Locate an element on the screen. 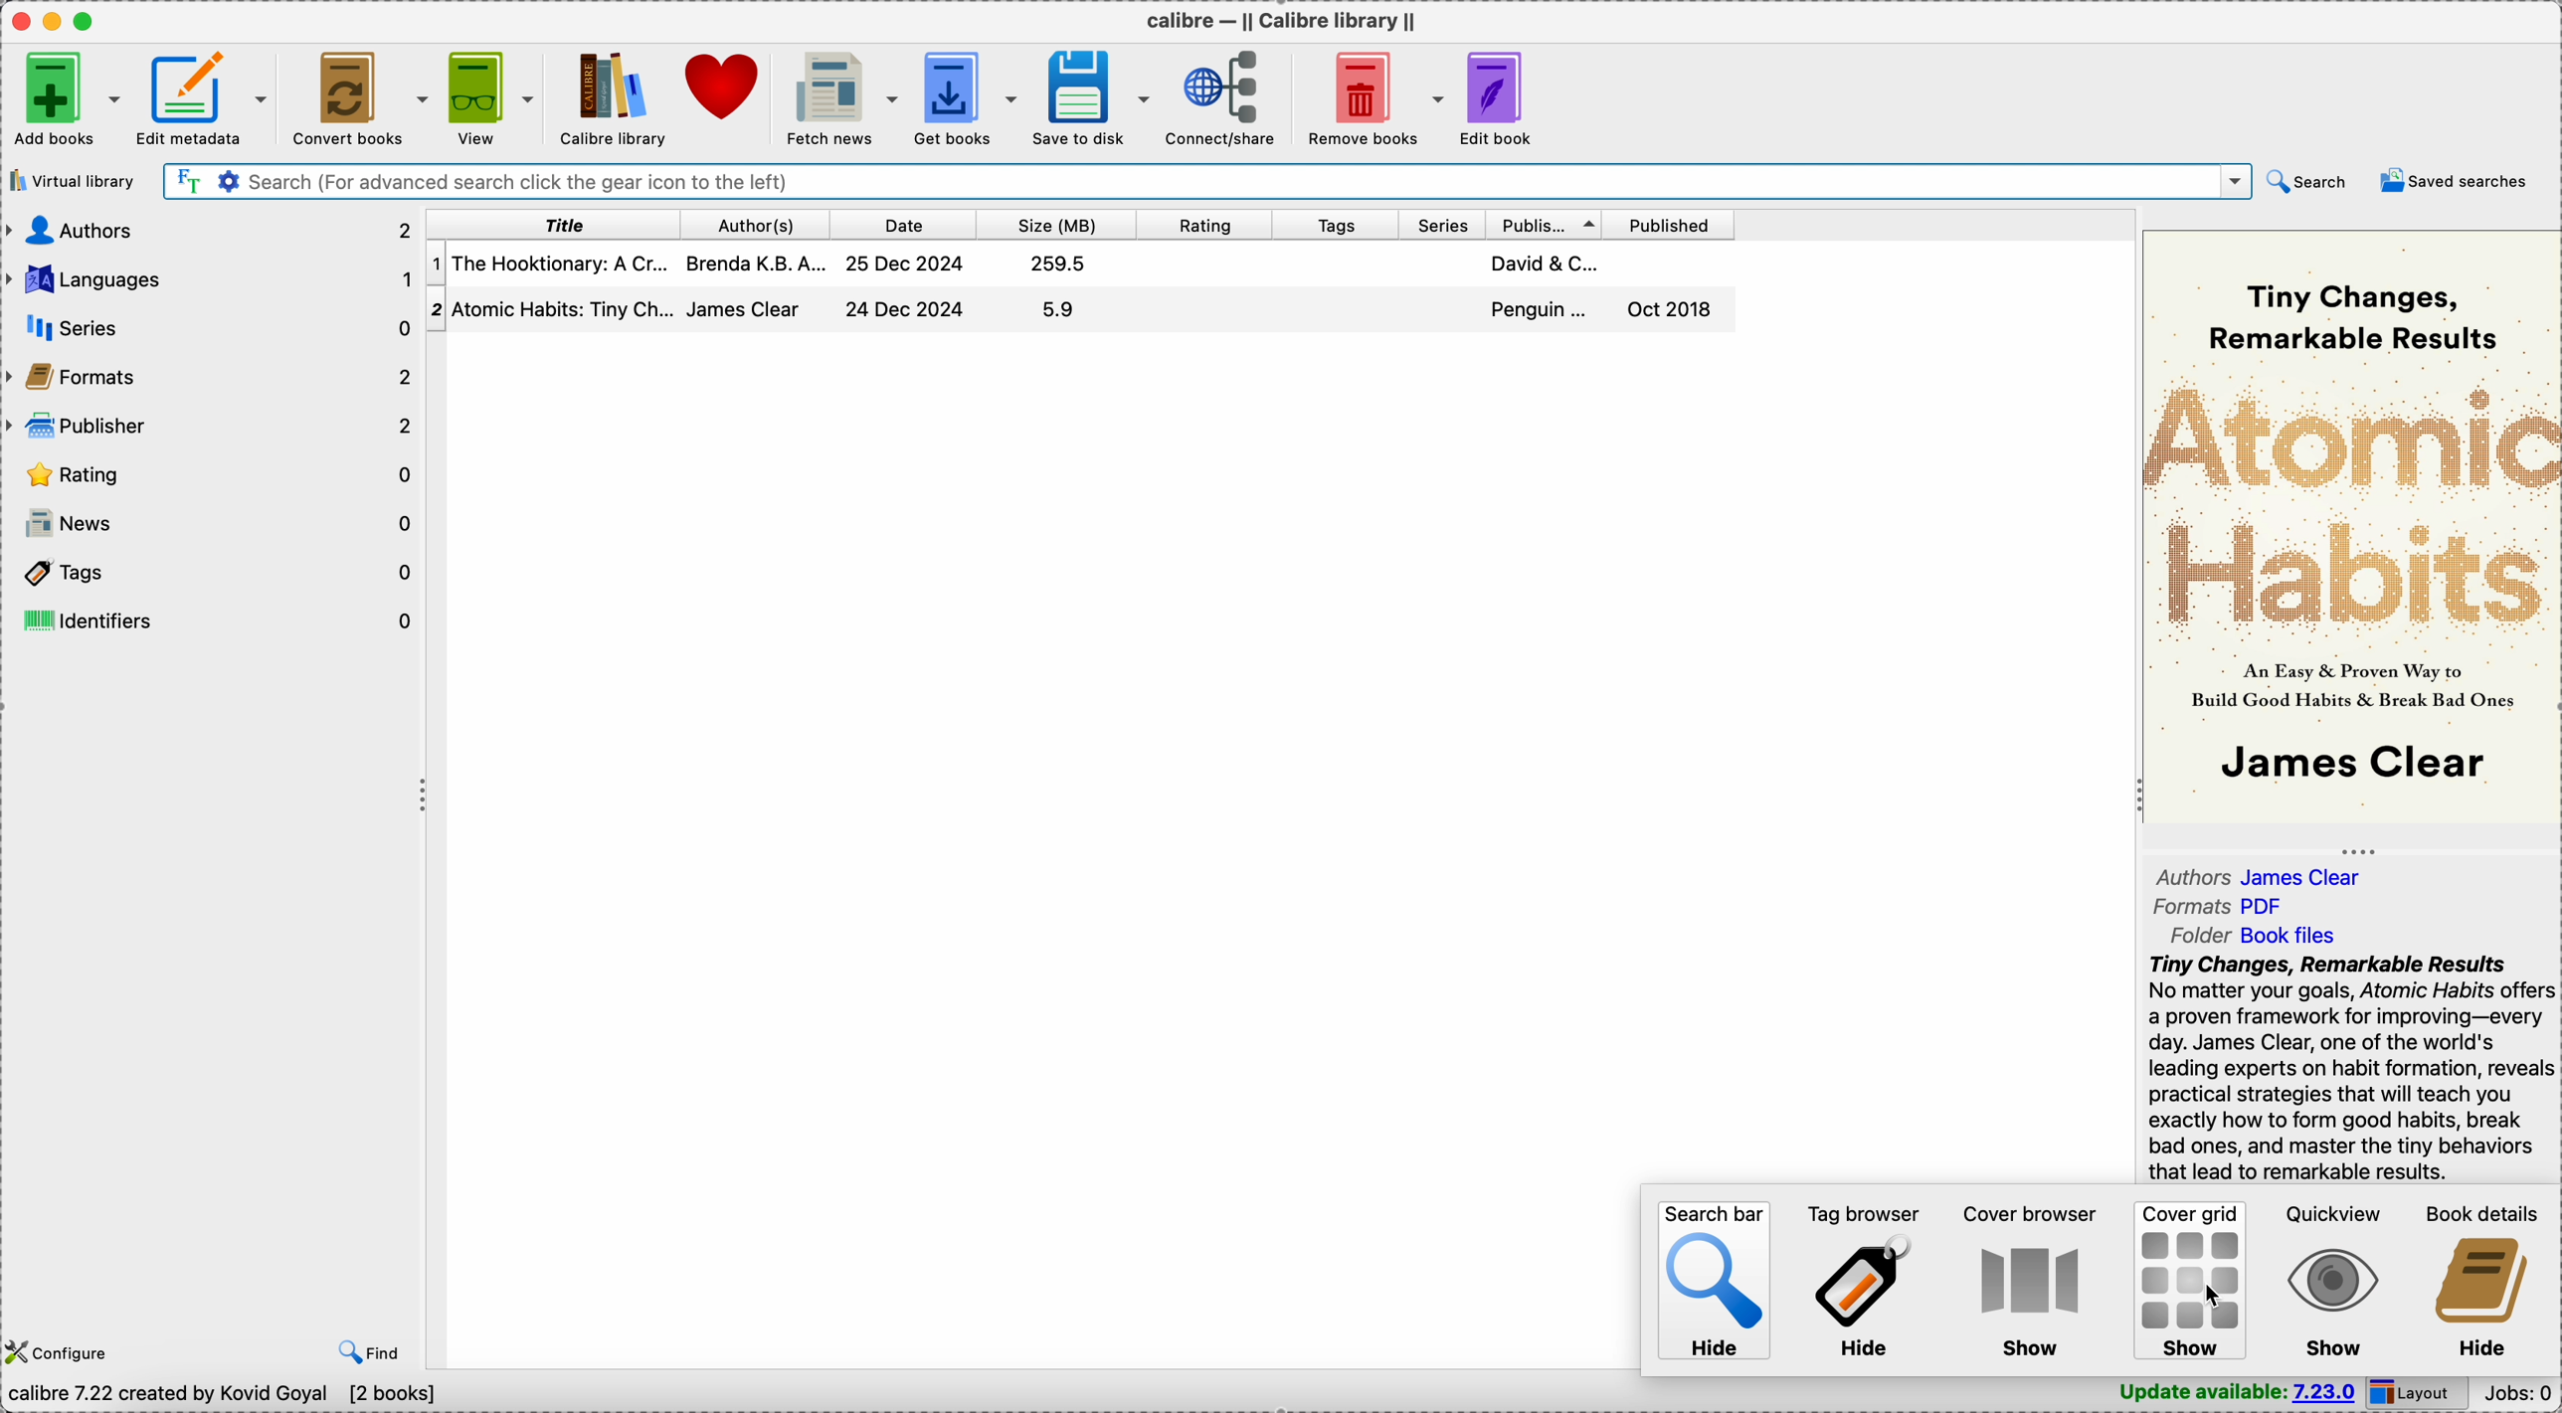 The height and width of the screenshot is (1413, 2562). minimize is located at coordinates (57, 21).